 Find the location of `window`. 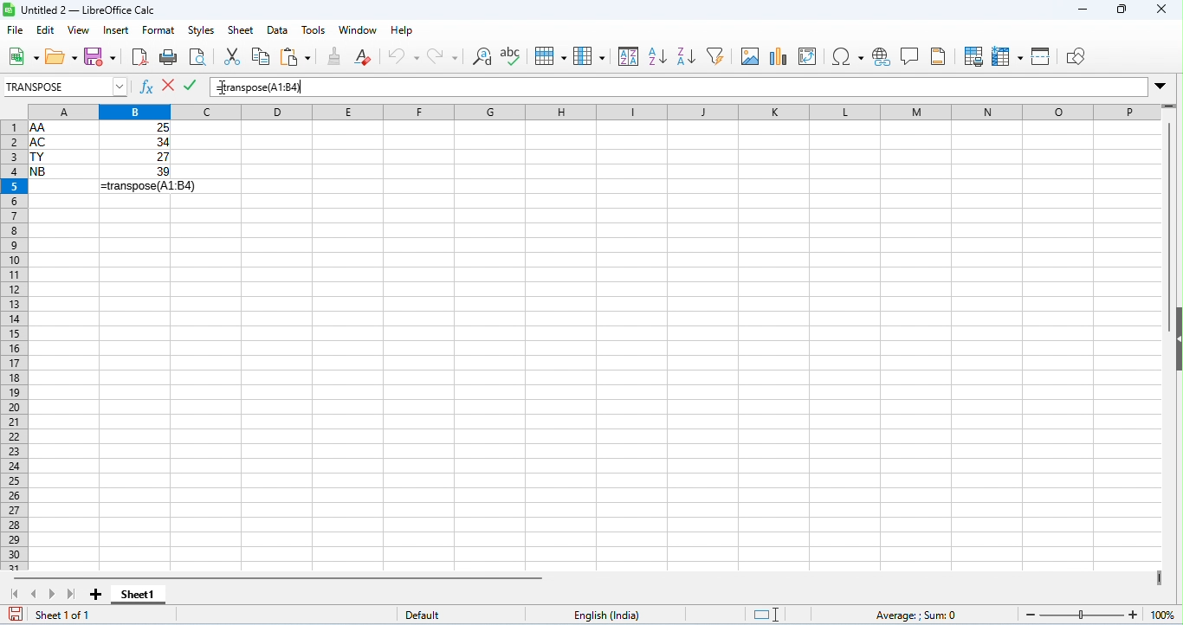

window is located at coordinates (360, 30).